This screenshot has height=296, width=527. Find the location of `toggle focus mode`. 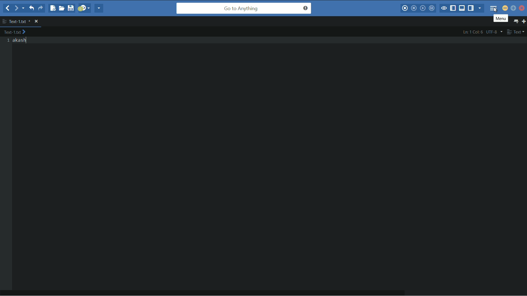

toggle focus mode is located at coordinates (444, 8).